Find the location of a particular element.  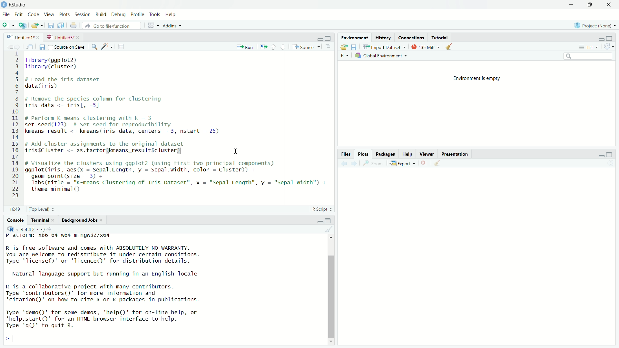

R script is located at coordinates (322, 208).